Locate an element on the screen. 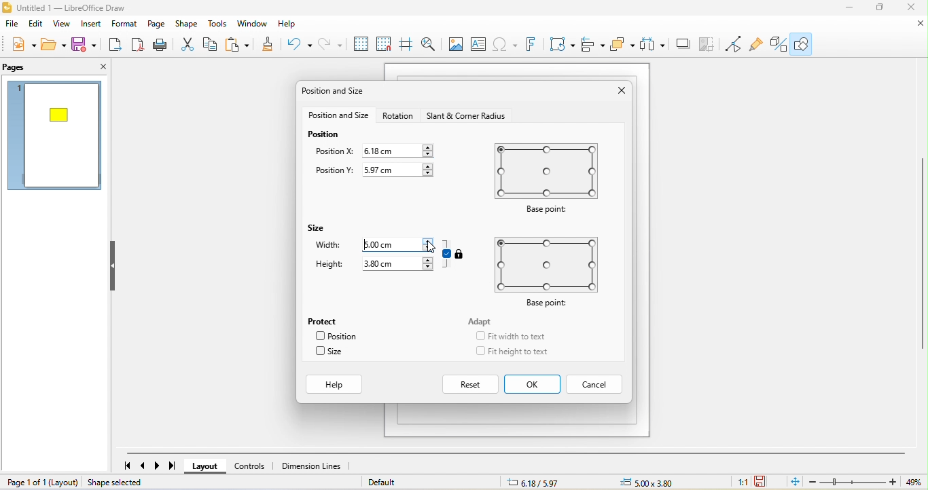 The height and width of the screenshot is (490, 928). copy is located at coordinates (214, 43).